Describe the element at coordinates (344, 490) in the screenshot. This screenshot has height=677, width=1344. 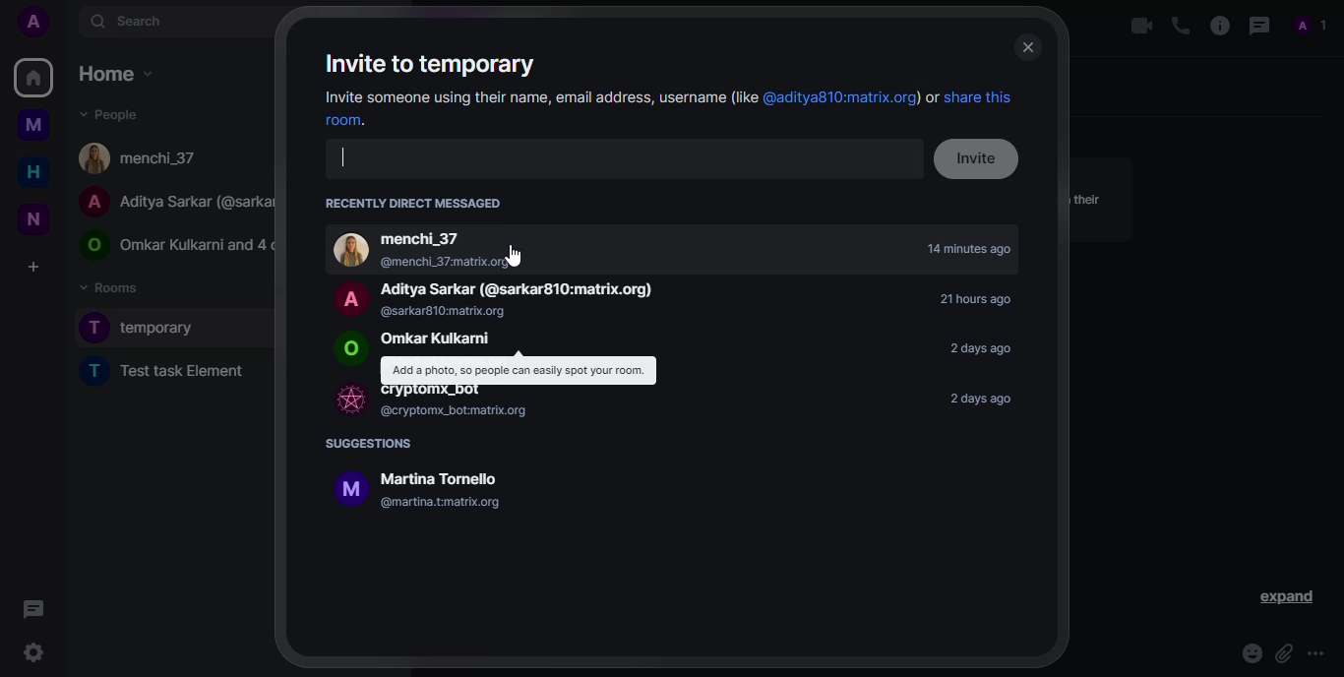
I see `Profile picture` at that location.